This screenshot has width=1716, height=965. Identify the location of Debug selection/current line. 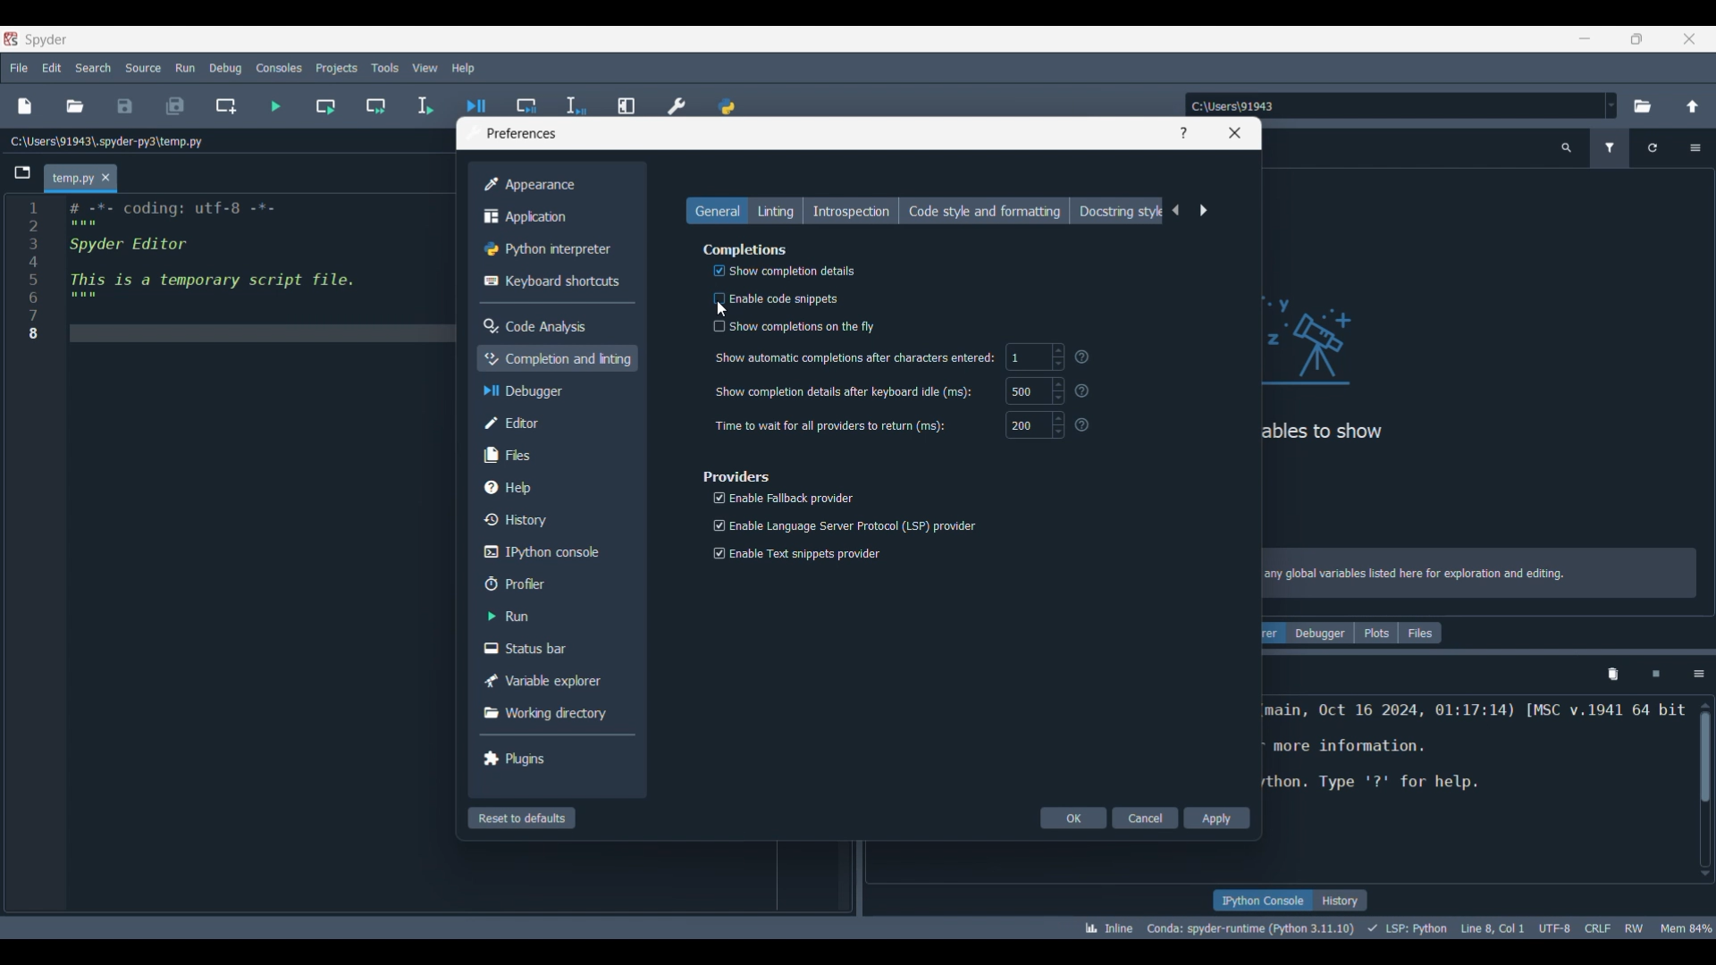
(575, 101).